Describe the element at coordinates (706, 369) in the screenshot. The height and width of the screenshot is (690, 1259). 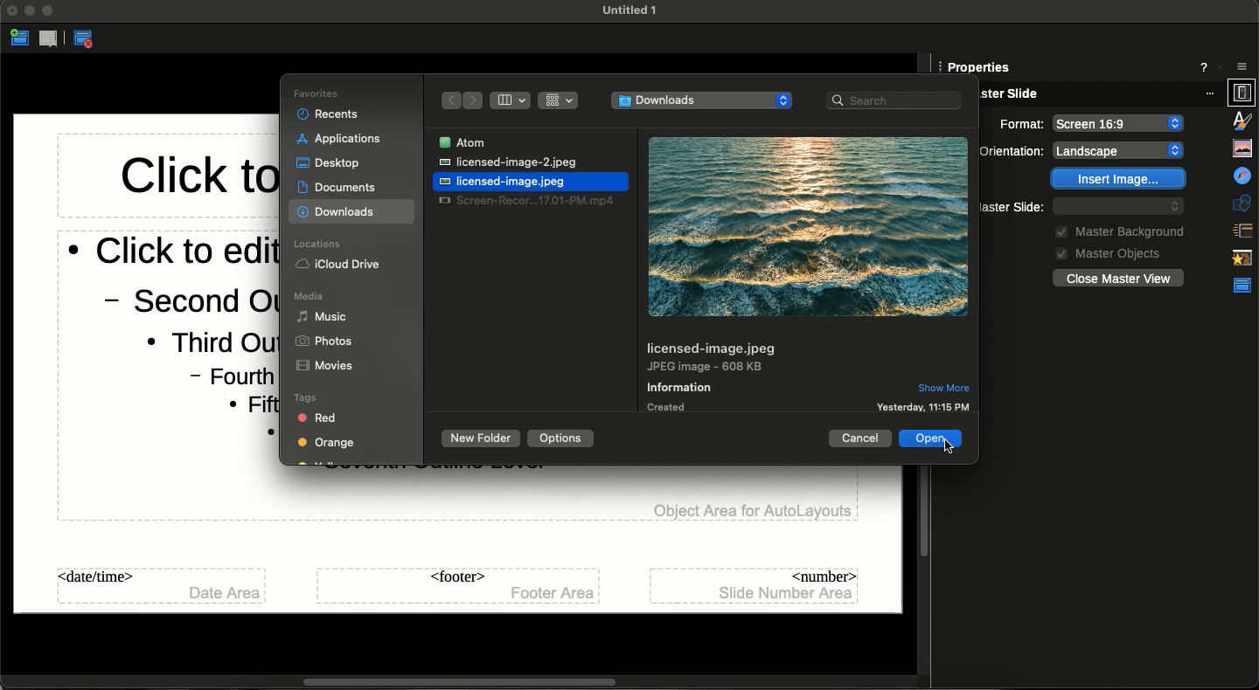
I see `File format` at that location.